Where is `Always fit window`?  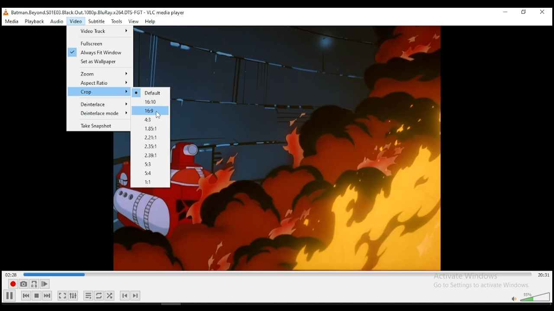 Always fit window is located at coordinates (97, 52).